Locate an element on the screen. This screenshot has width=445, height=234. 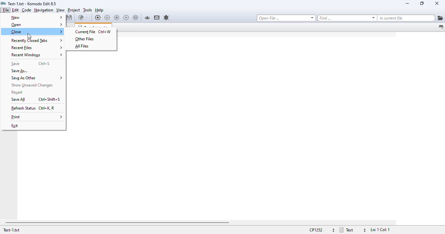
stop recording macro is located at coordinates (117, 18).